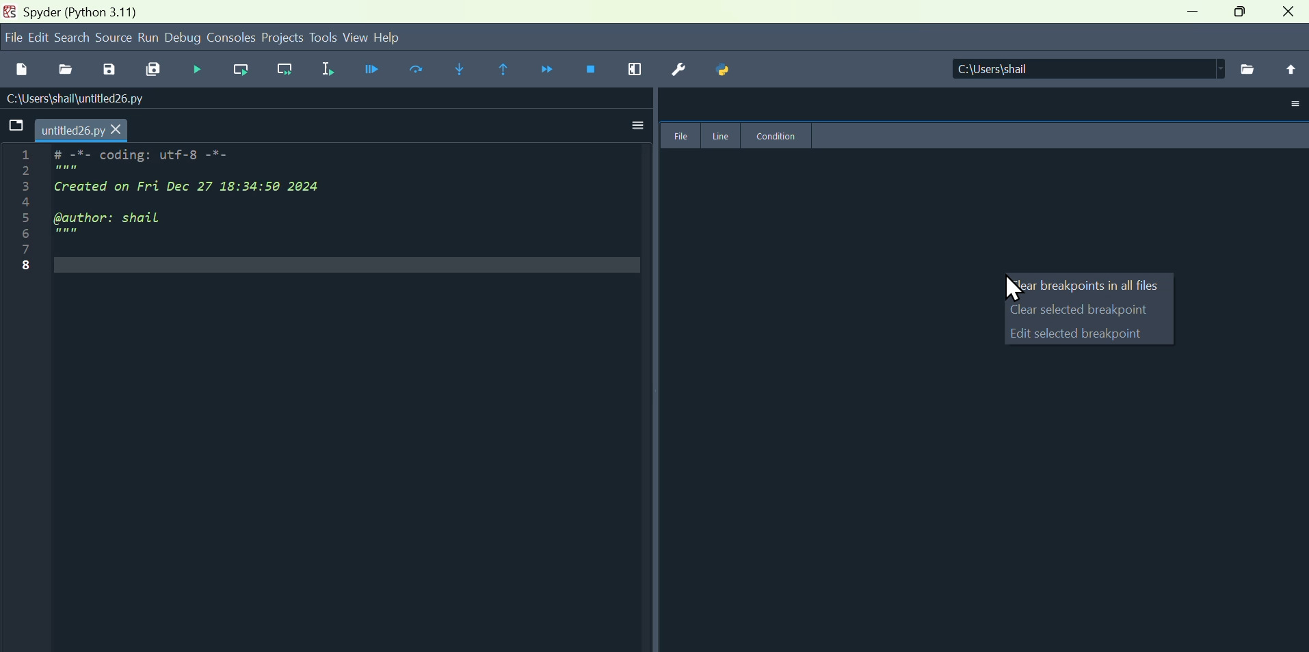  I want to click on | C:\Users\shail, so click(1085, 70).